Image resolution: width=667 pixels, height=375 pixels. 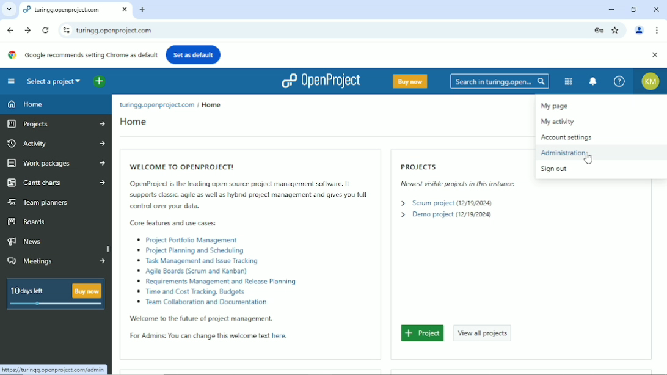 I want to click on > Demo project (12/19/2024), so click(x=444, y=215).